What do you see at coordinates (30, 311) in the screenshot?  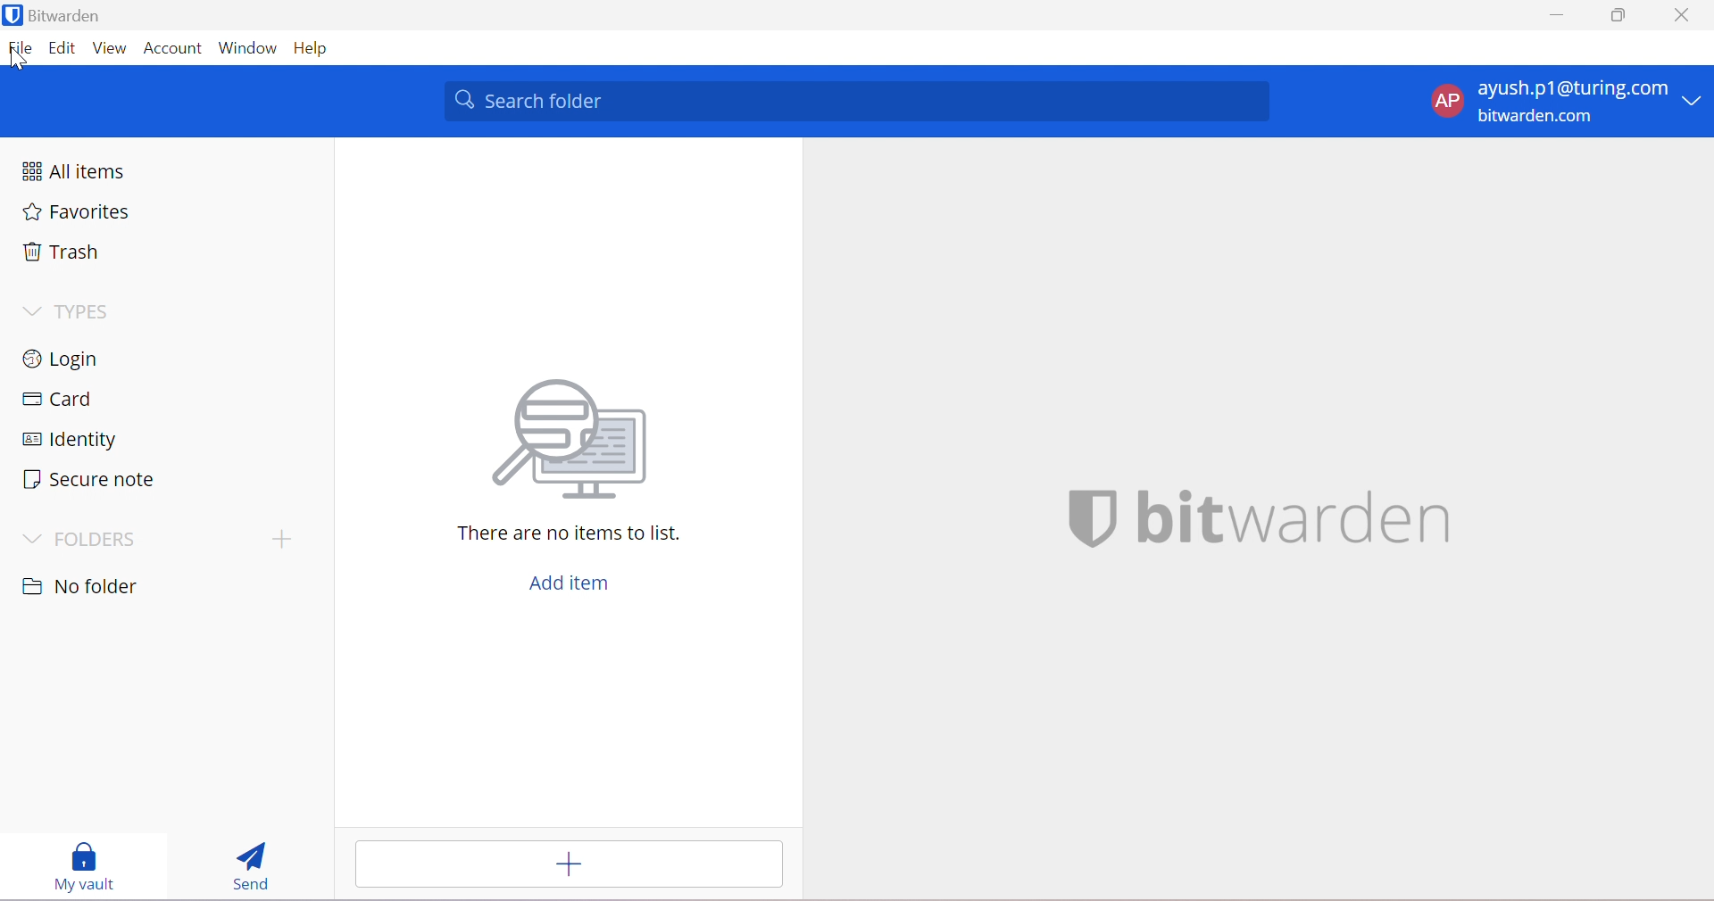 I see `Drop Down` at bounding box center [30, 311].